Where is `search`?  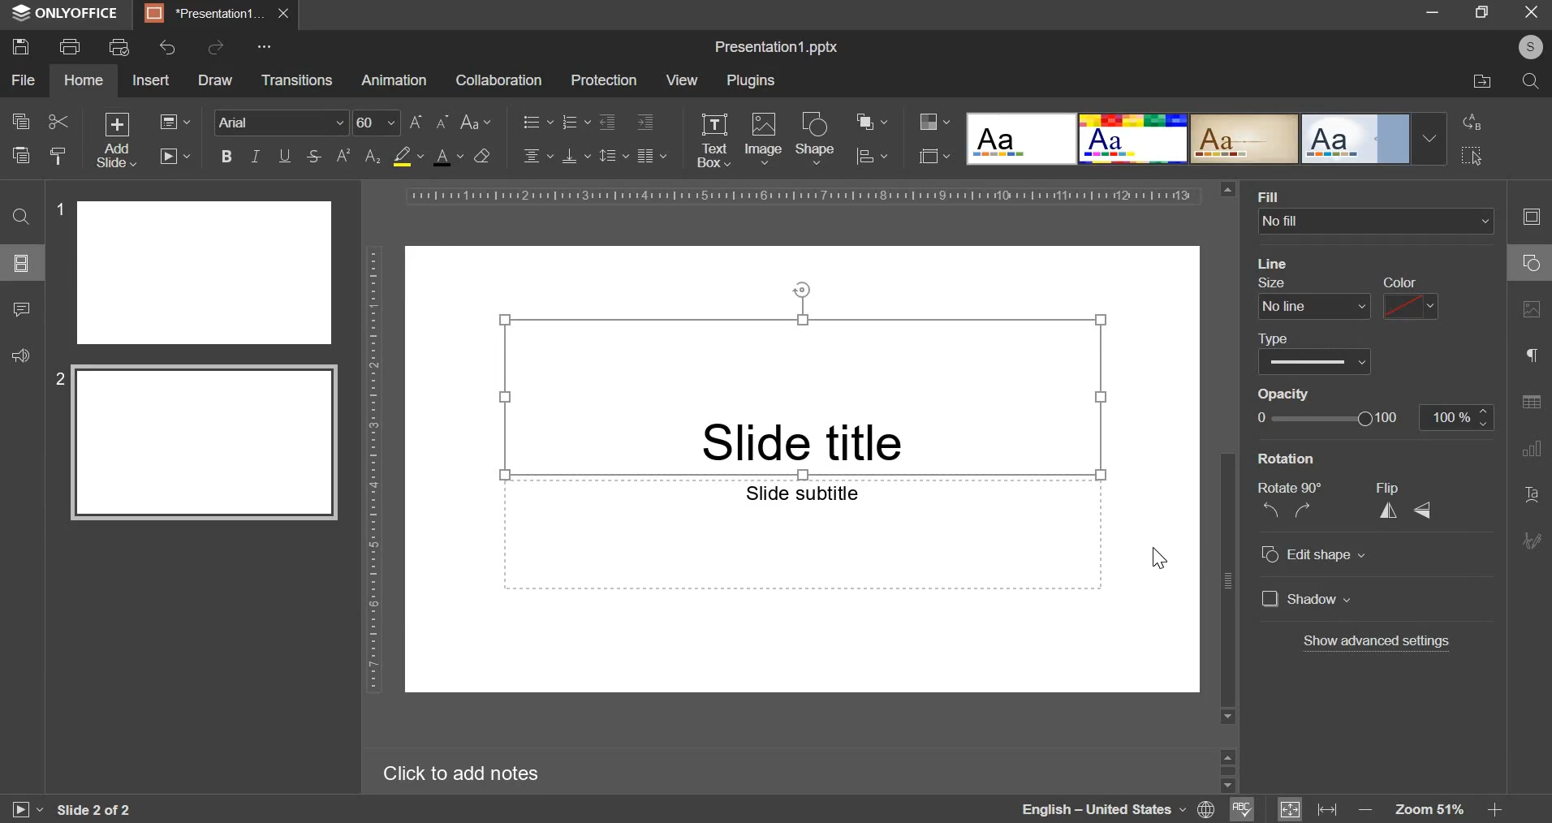
search is located at coordinates (1531, 81).